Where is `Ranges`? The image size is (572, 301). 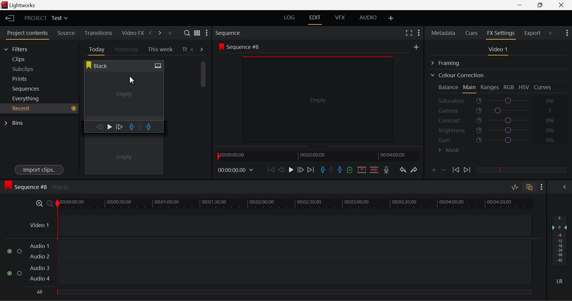
Ranges is located at coordinates (490, 88).